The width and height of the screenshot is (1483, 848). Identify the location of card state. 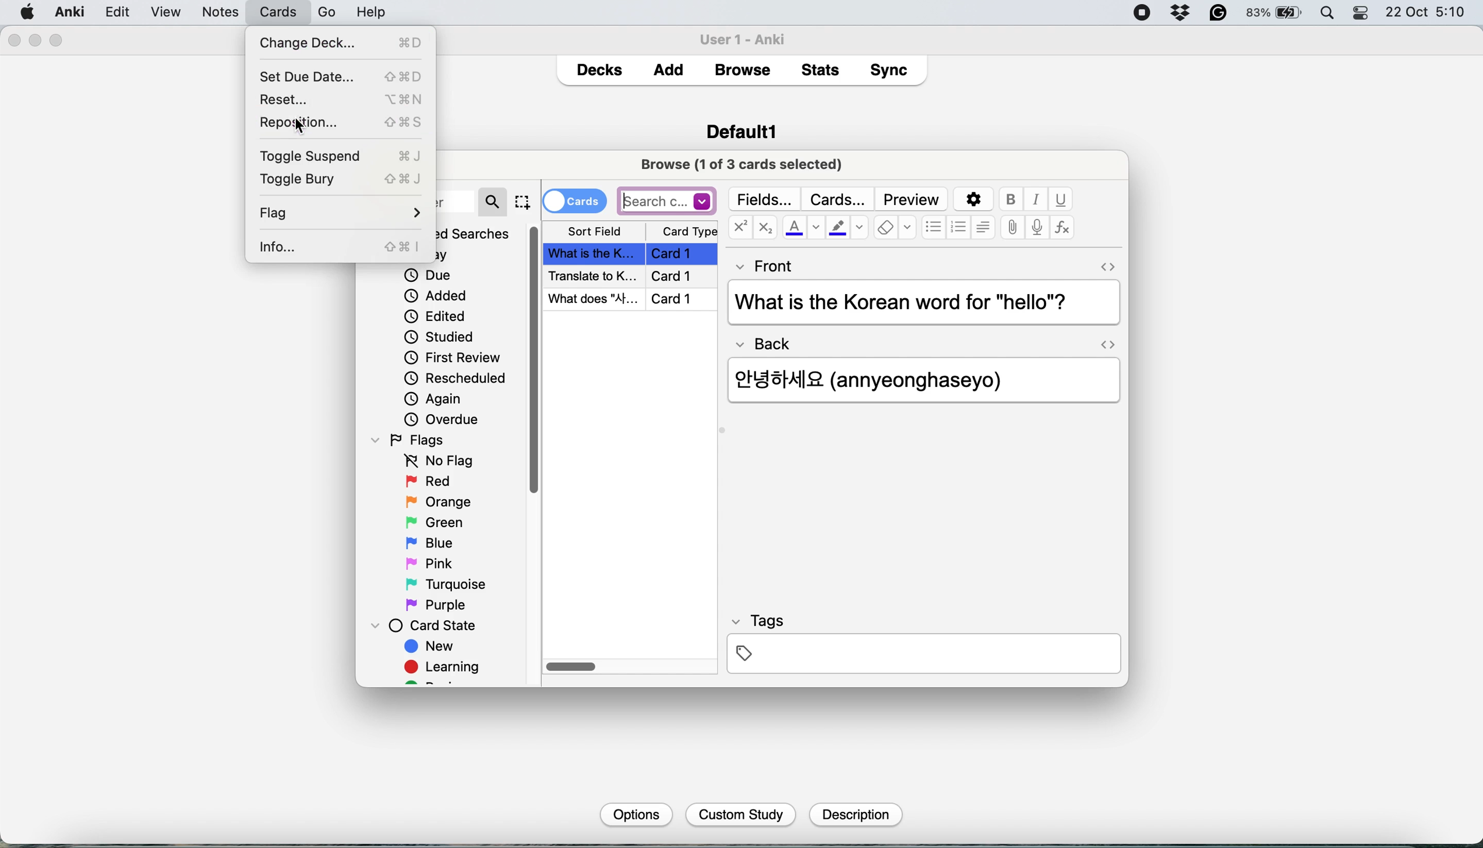
(429, 626).